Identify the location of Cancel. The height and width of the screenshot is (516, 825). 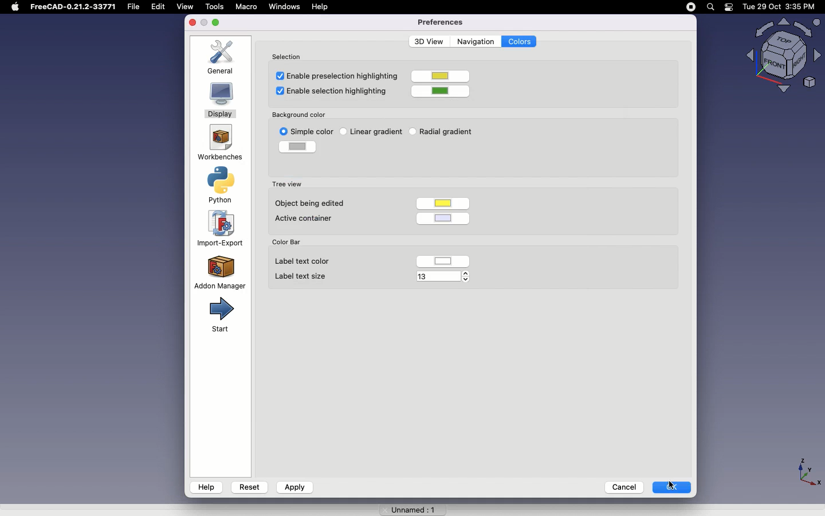
(620, 486).